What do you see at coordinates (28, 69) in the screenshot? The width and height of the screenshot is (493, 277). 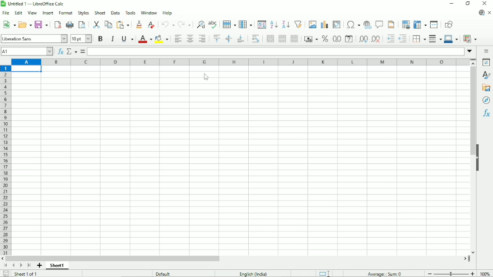 I see `Active cell` at bounding box center [28, 69].